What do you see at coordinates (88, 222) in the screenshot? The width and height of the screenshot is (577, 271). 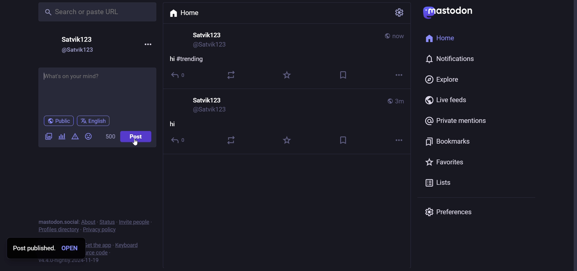 I see `about` at bounding box center [88, 222].